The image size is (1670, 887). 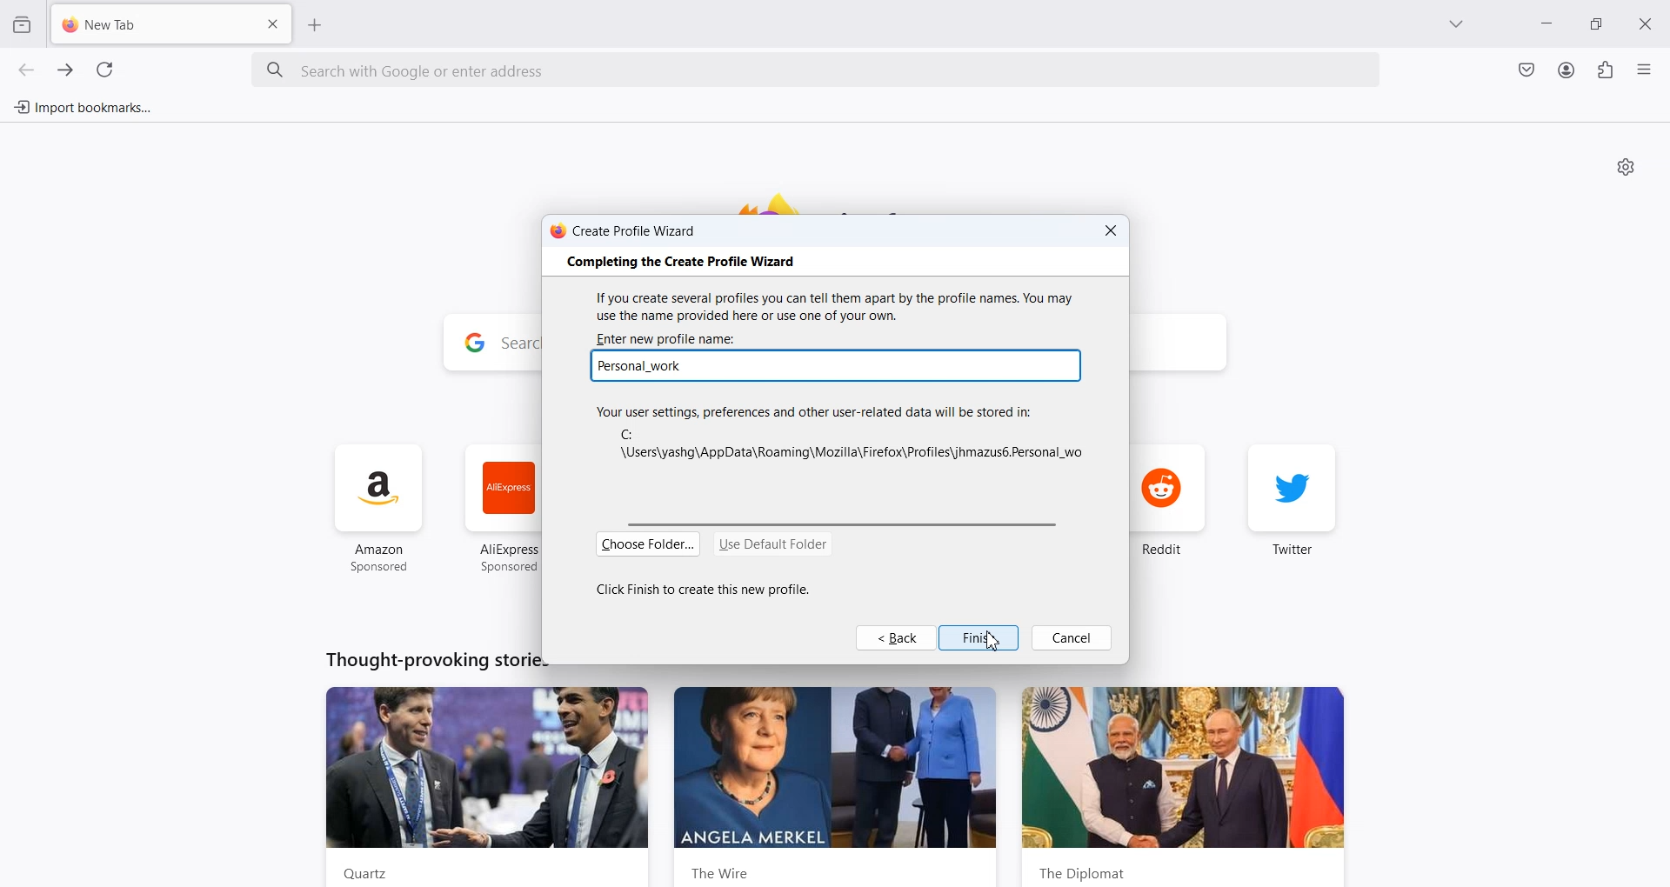 I want to click on the diplomat, so click(x=1183, y=786).